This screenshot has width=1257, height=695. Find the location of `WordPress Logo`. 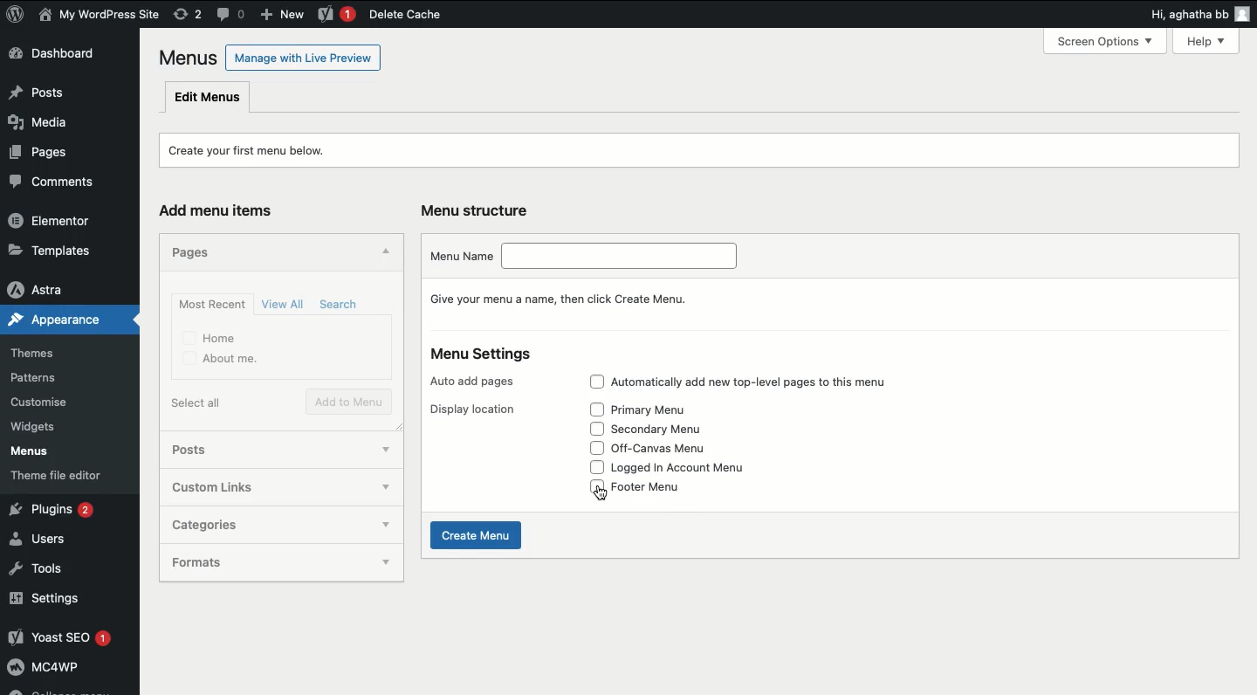

WordPress Logo is located at coordinates (16, 14).